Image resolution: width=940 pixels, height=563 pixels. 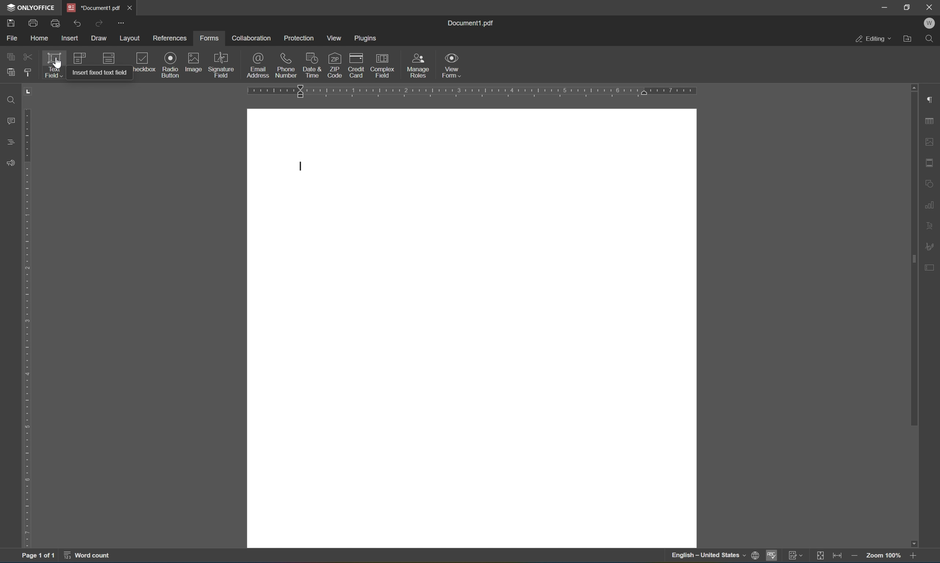 I want to click on print, so click(x=34, y=24).